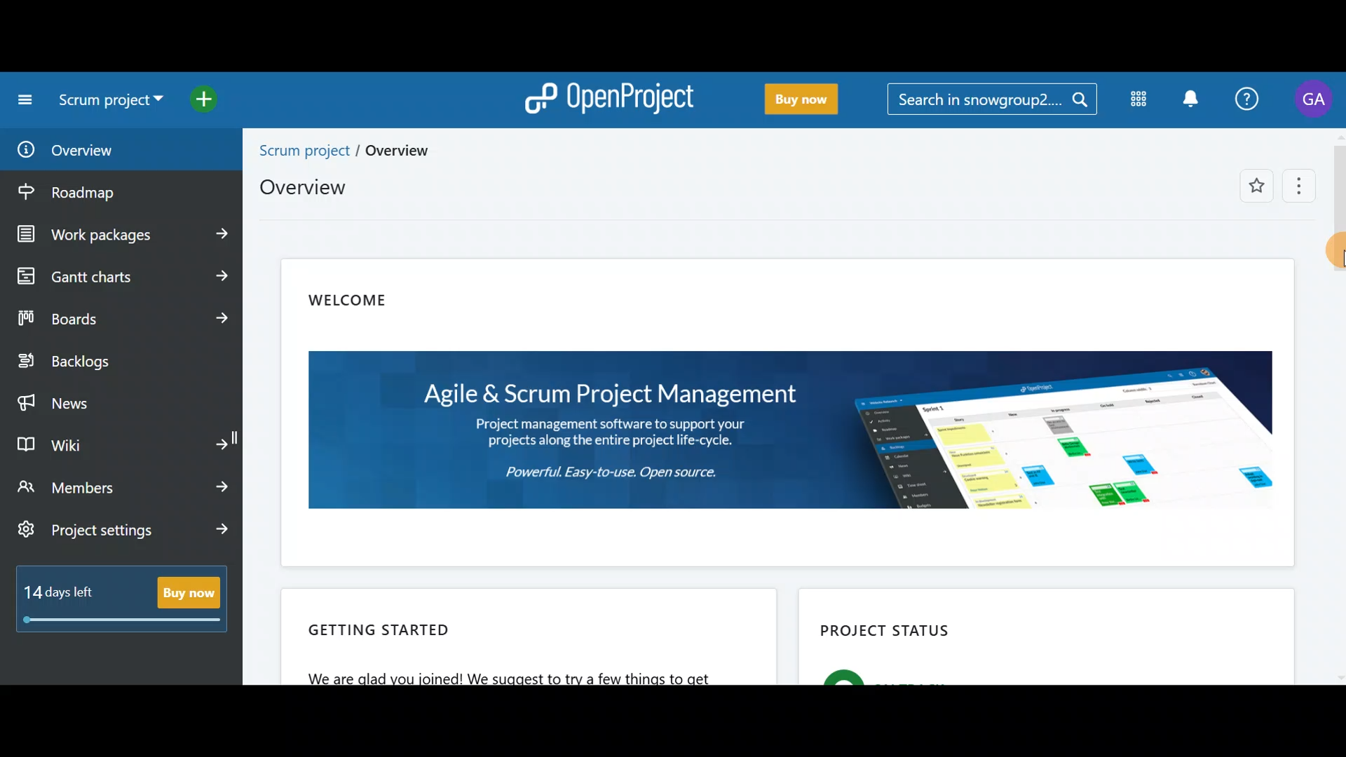  What do you see at coordinates (1136, 102) in the screenshot?
I see `Modules` at bounding box center [1136, 102].